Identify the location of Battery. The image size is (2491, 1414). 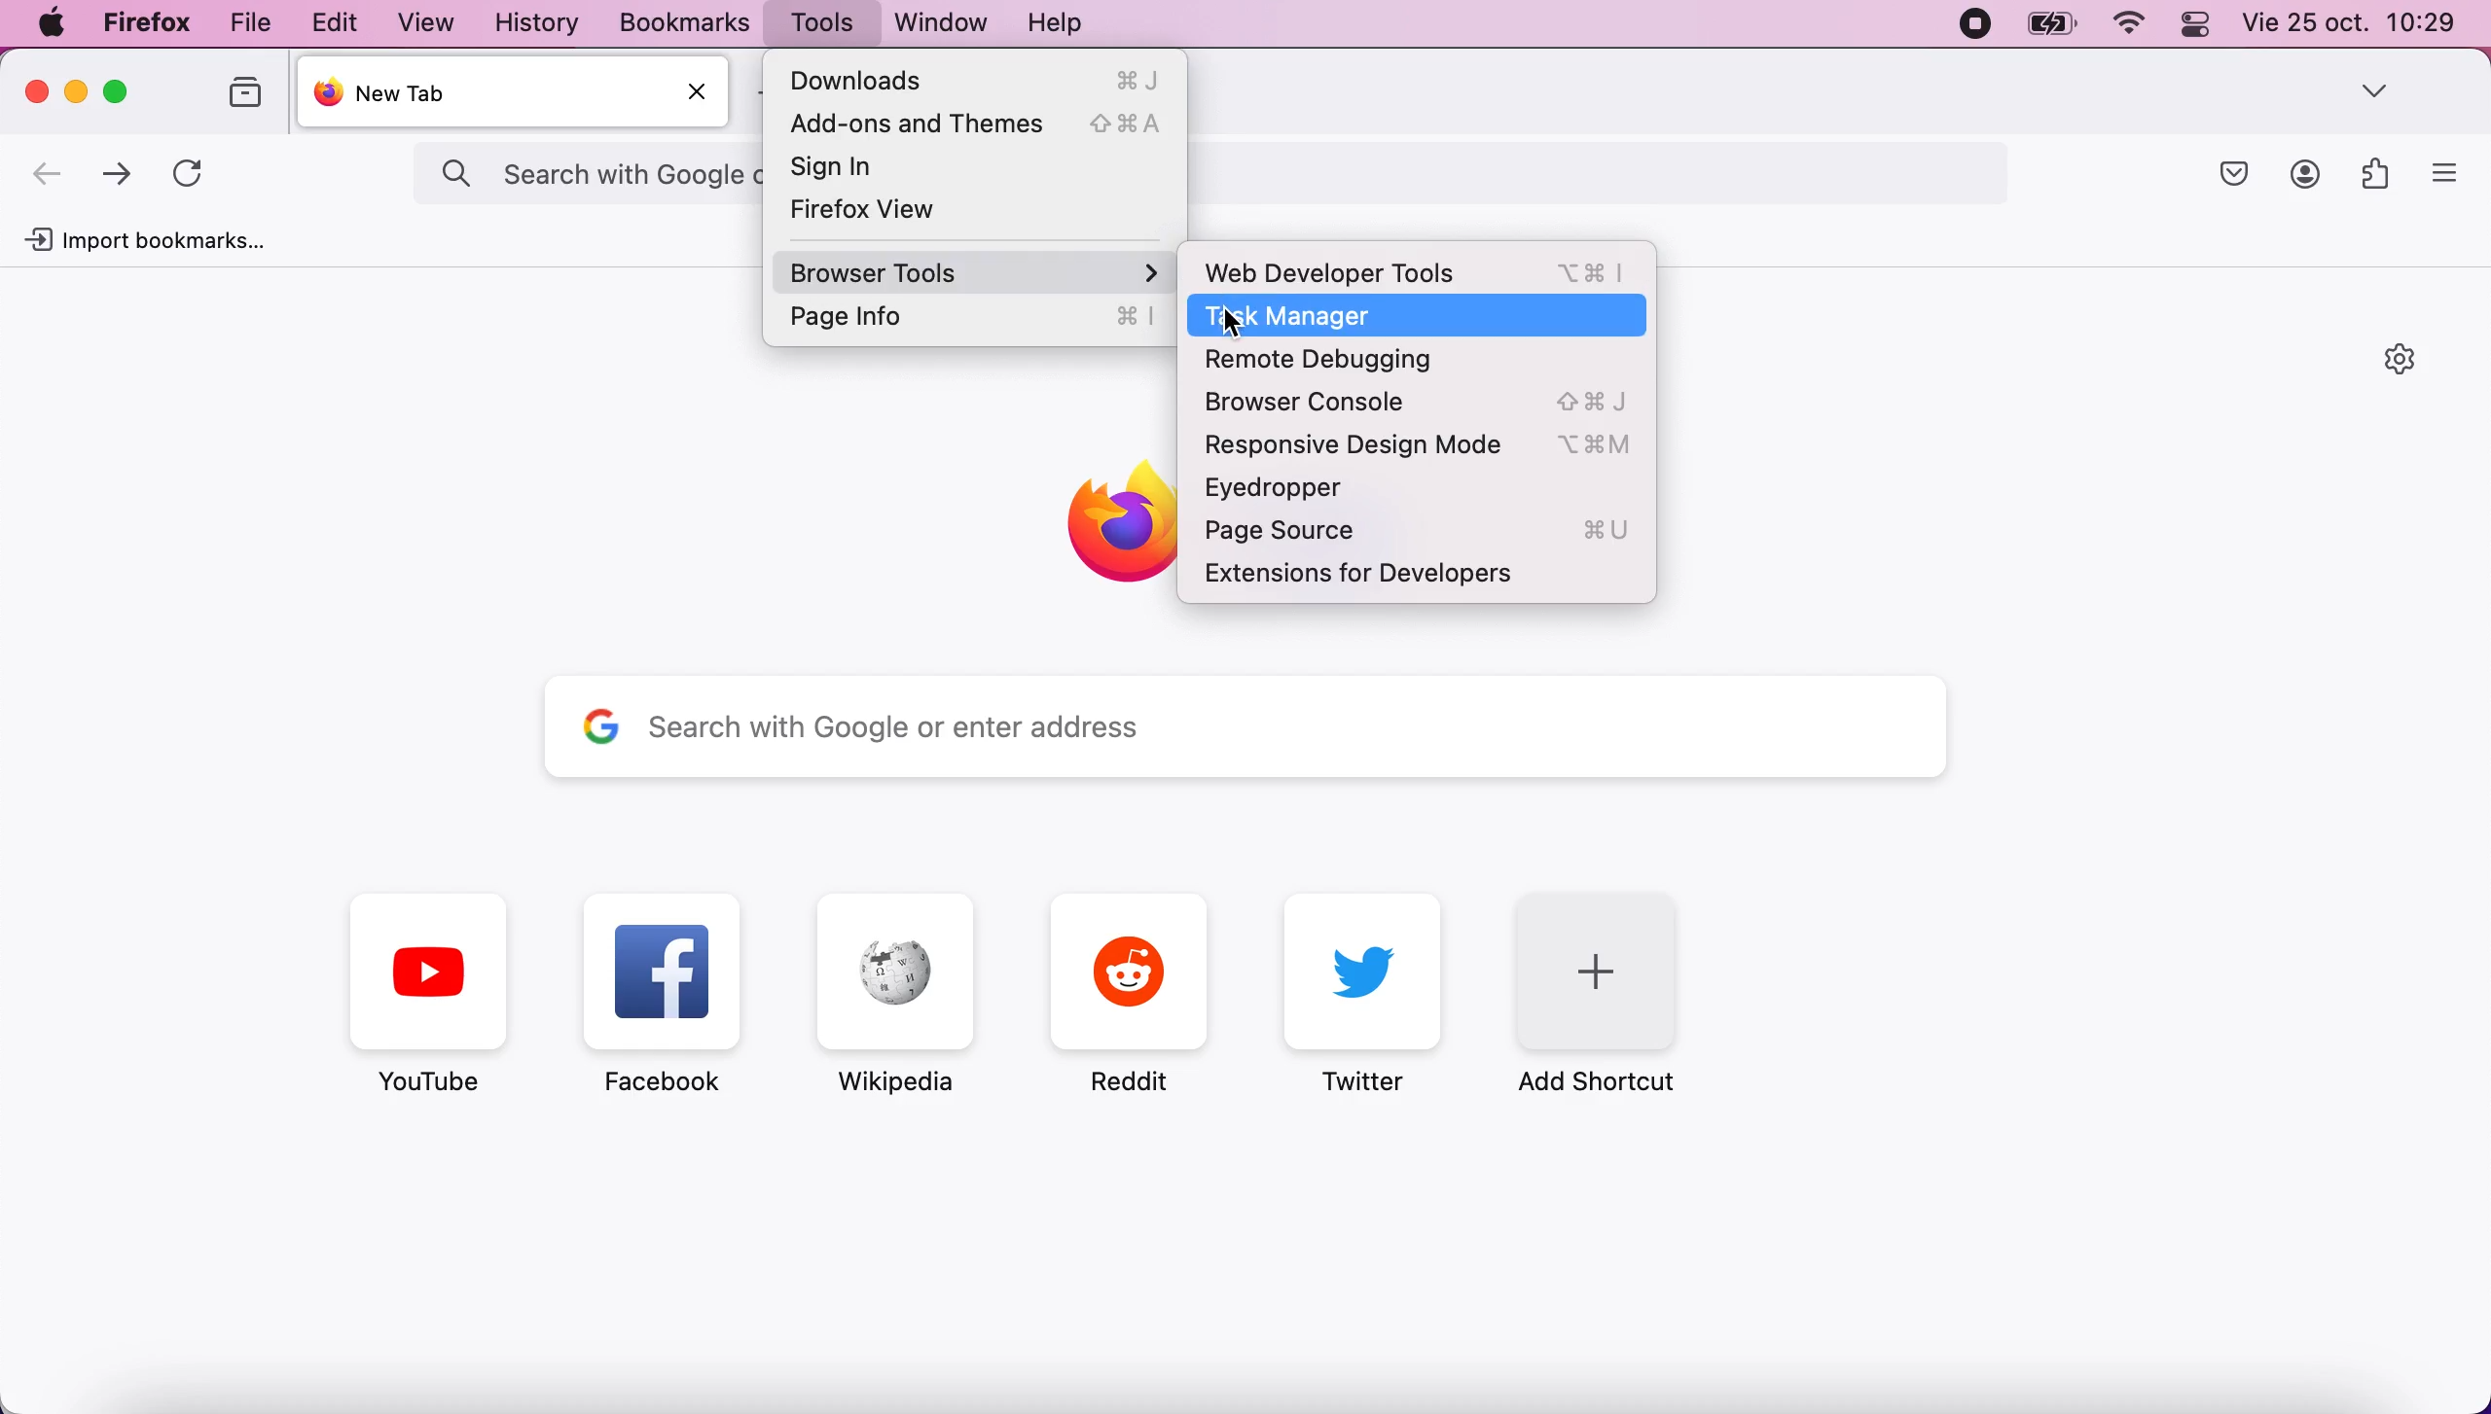
(2052, 23).